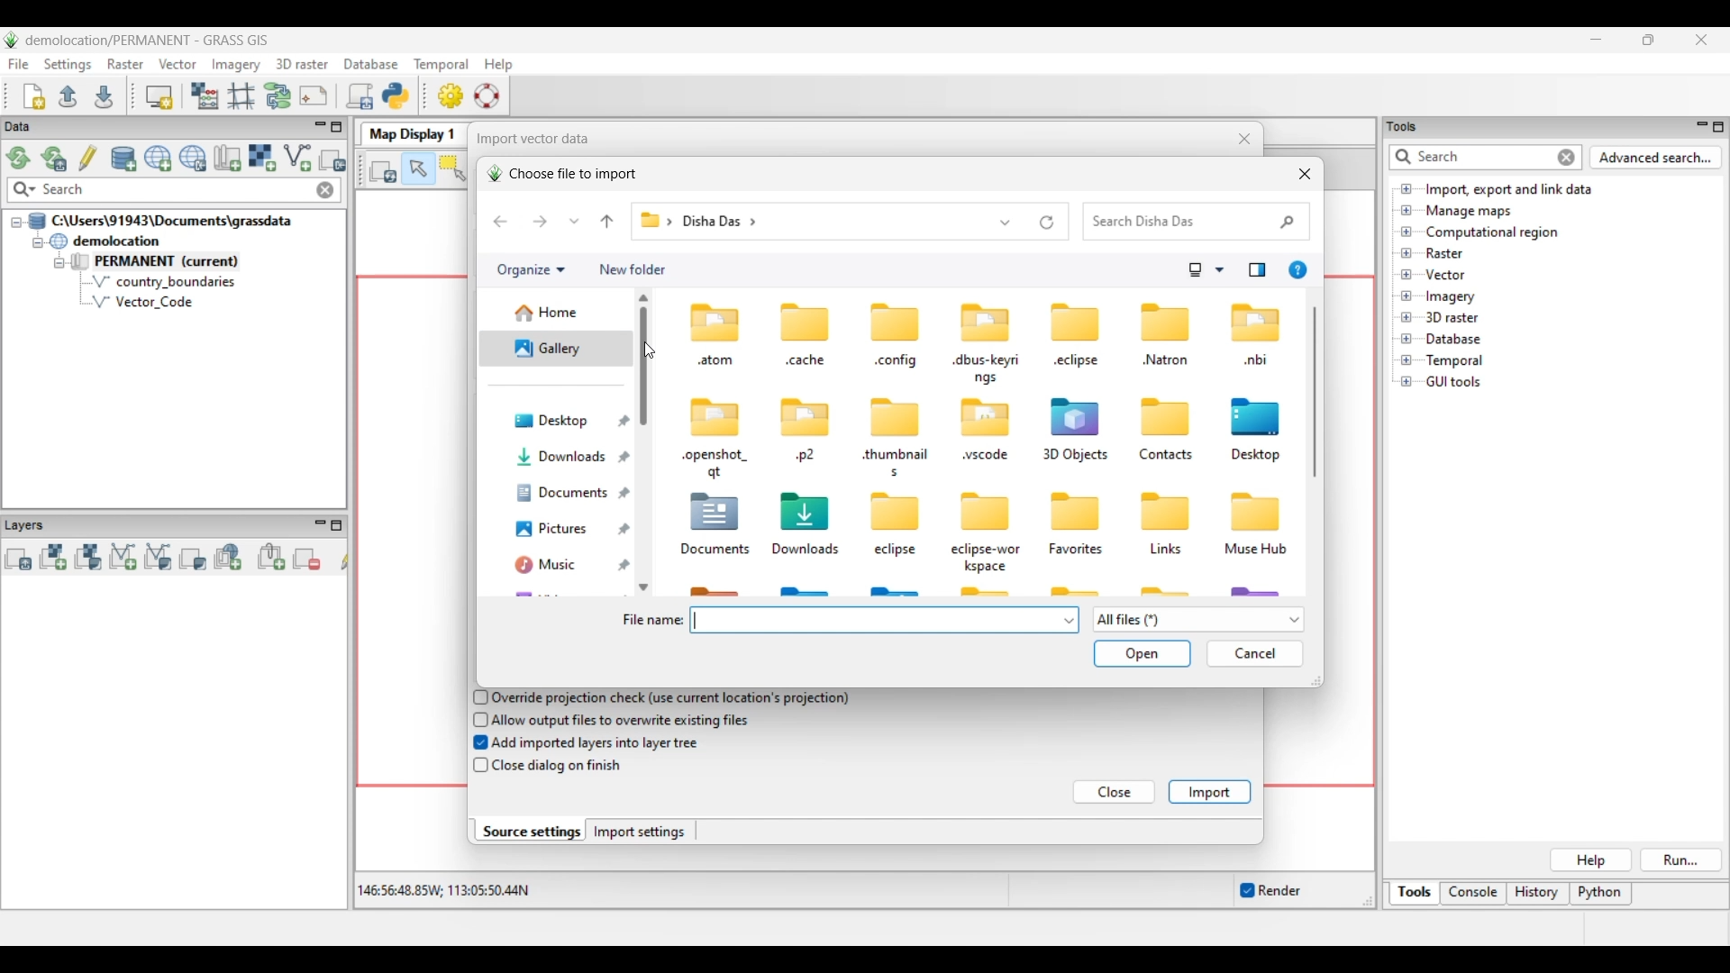  Describe the element at coordinates (657, 222) in the screenshot. I see `Path of current folder` at that location.